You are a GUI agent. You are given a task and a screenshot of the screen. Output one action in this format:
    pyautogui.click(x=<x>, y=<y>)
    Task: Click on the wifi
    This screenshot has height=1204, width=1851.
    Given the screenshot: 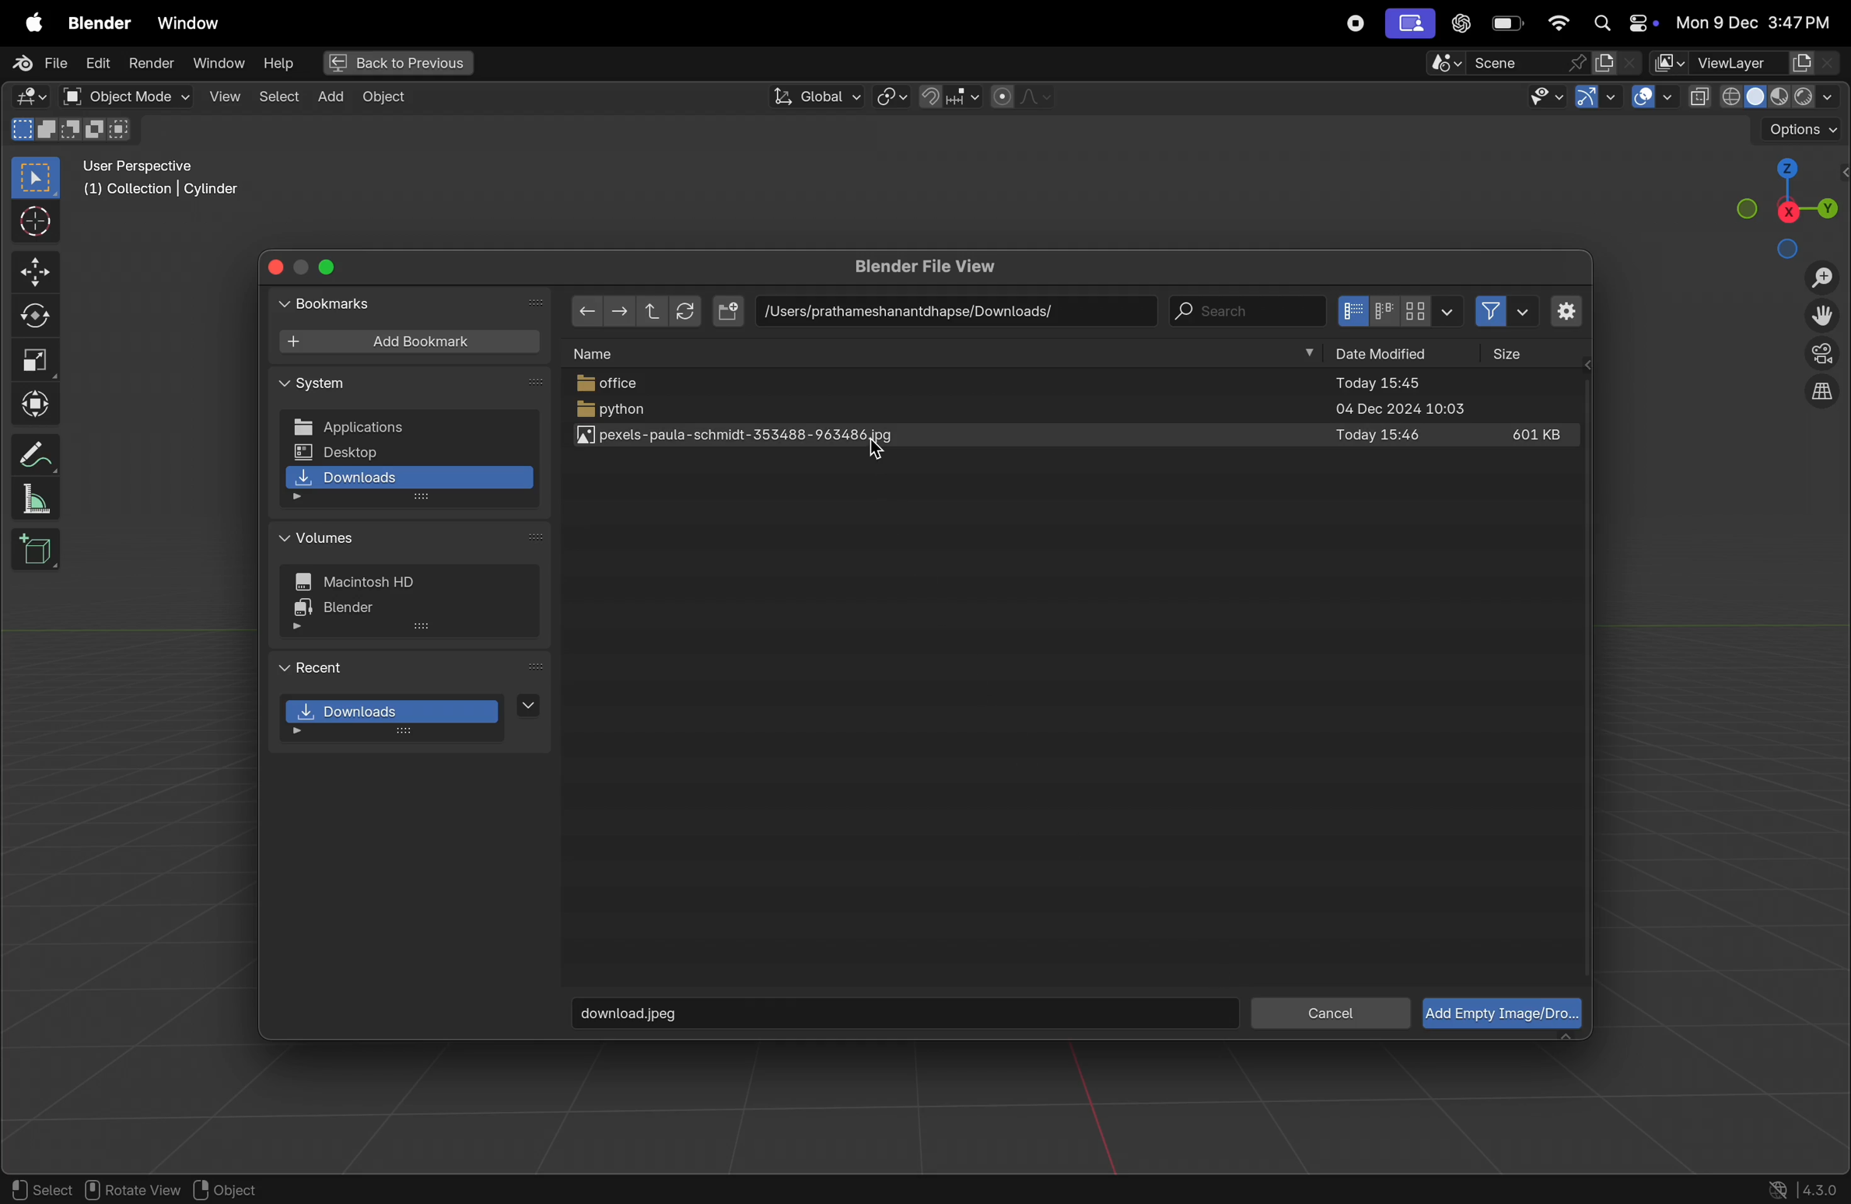 What is the action you would take?
    pyautogui.click(x=1558, y=23)
    